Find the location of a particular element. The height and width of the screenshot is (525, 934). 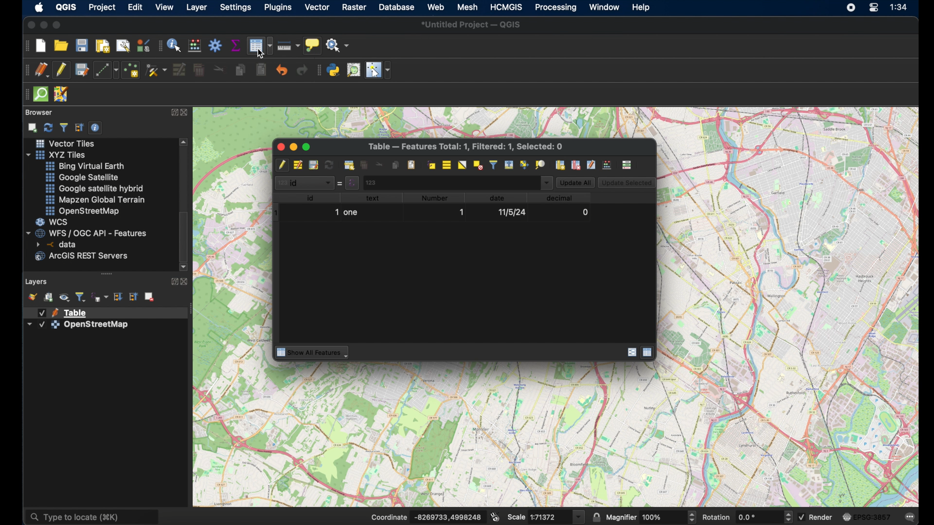

measure line is located at coordinates (288, 45).